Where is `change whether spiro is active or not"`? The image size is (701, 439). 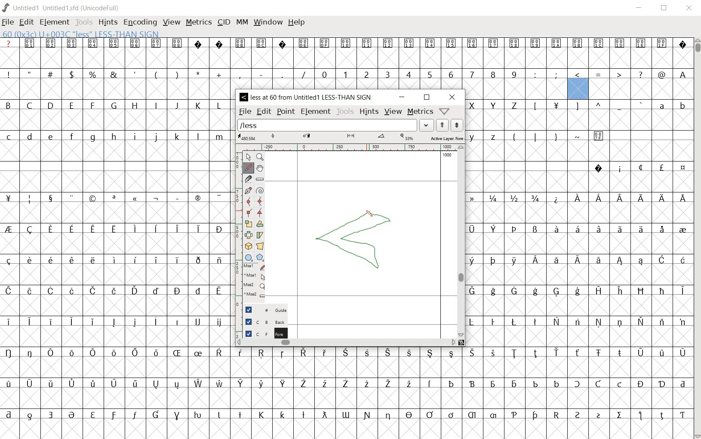 change whether spiro is active or not" is located at coordinates (259, 190).